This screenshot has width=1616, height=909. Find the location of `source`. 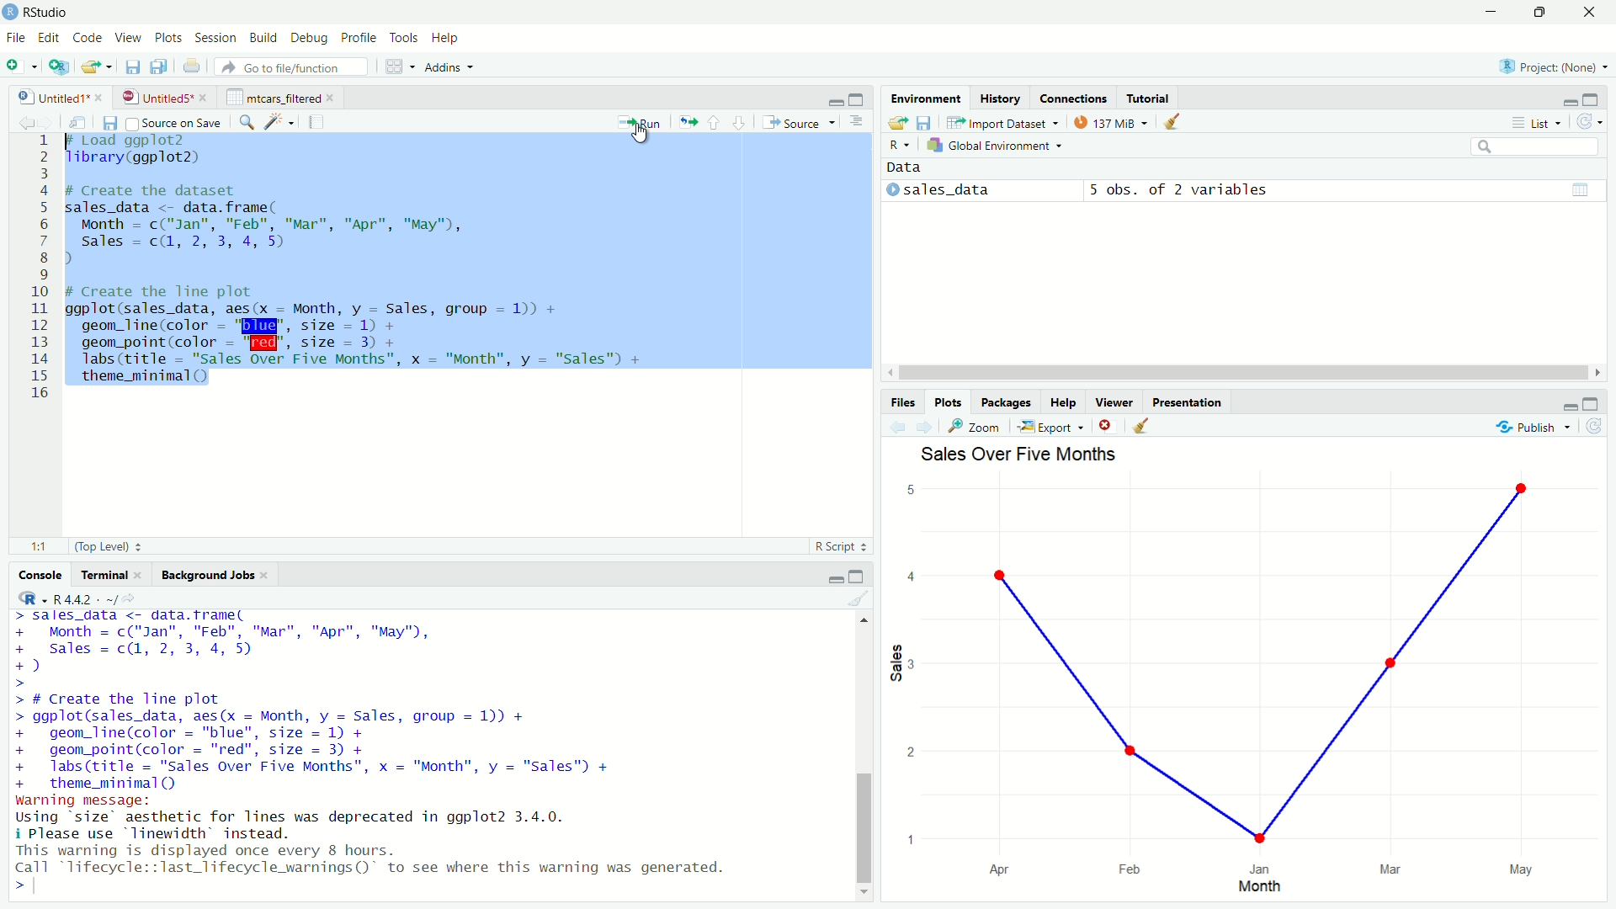

source is located at coordinates (797, 123).